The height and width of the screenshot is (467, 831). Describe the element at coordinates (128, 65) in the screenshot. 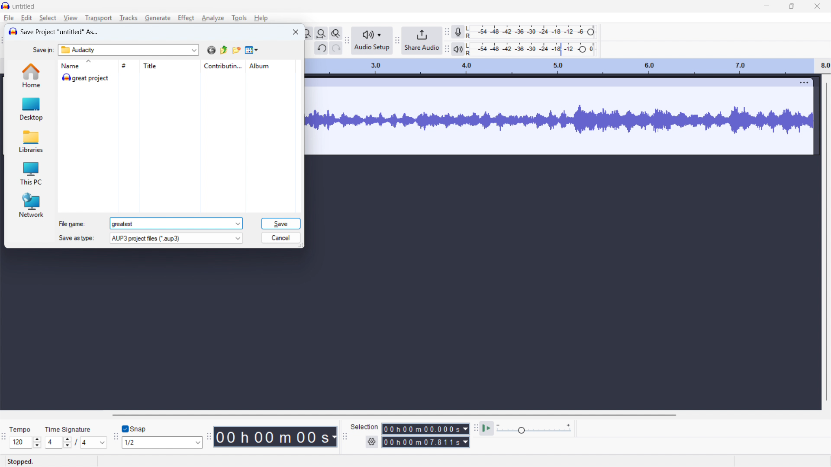

I see `#` at that location.